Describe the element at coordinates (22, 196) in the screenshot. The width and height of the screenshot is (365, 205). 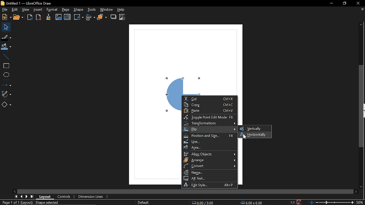
I see `Previous page` at that location.